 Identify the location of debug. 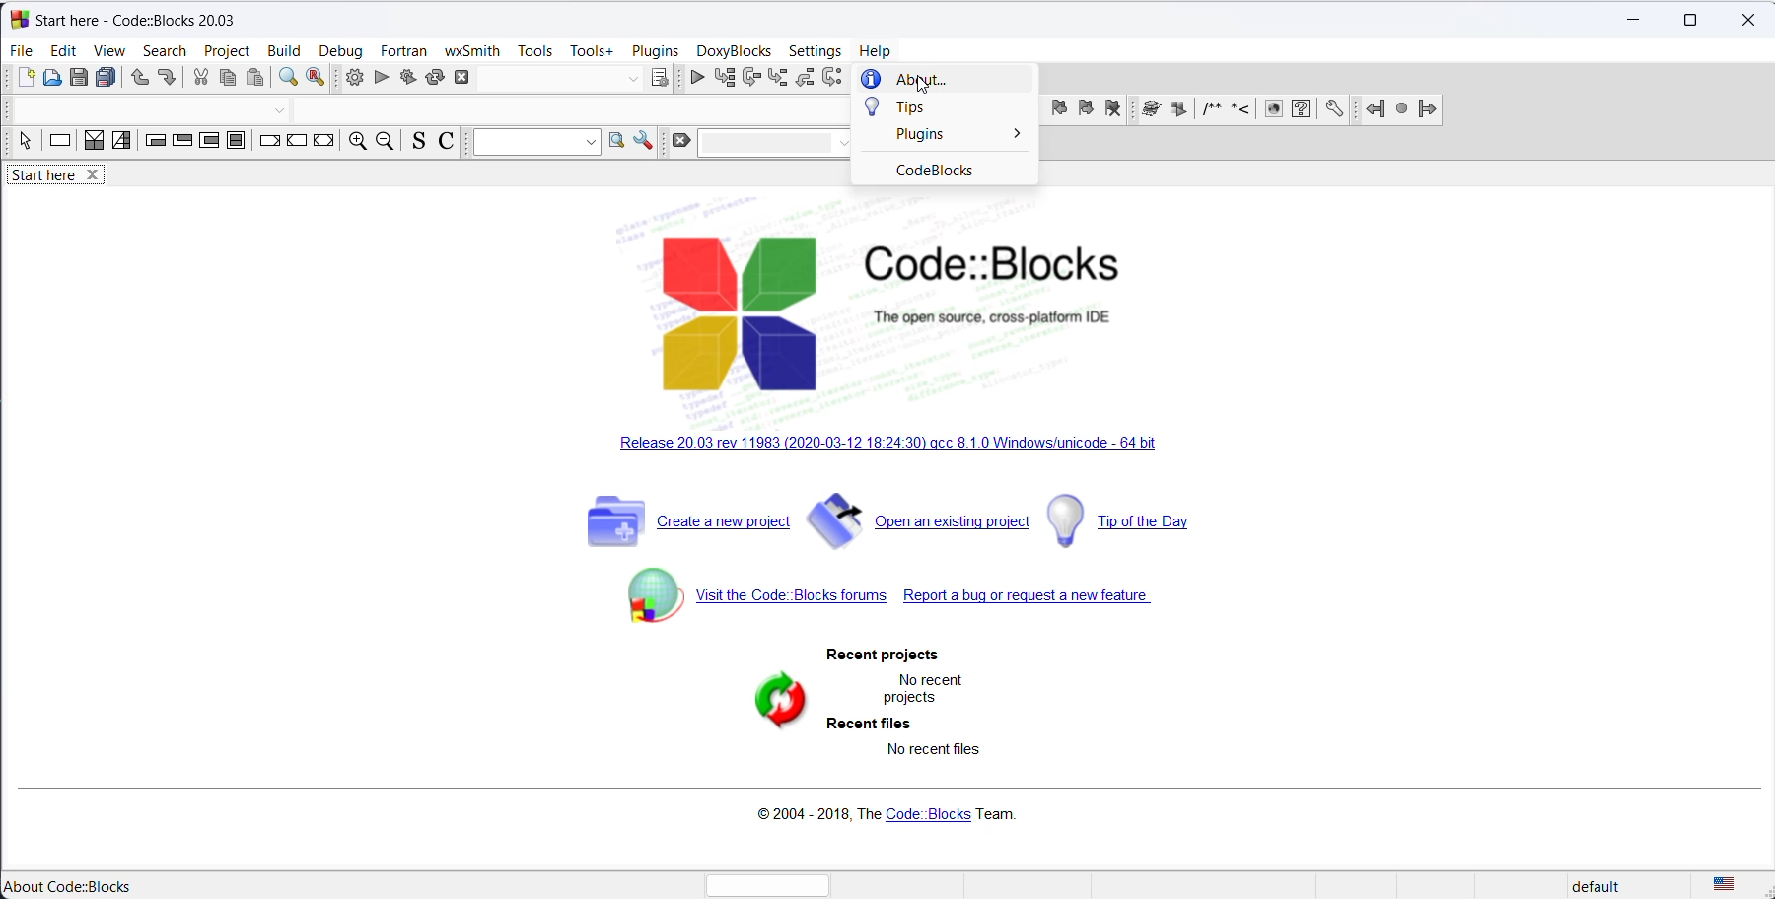
(339, 51).